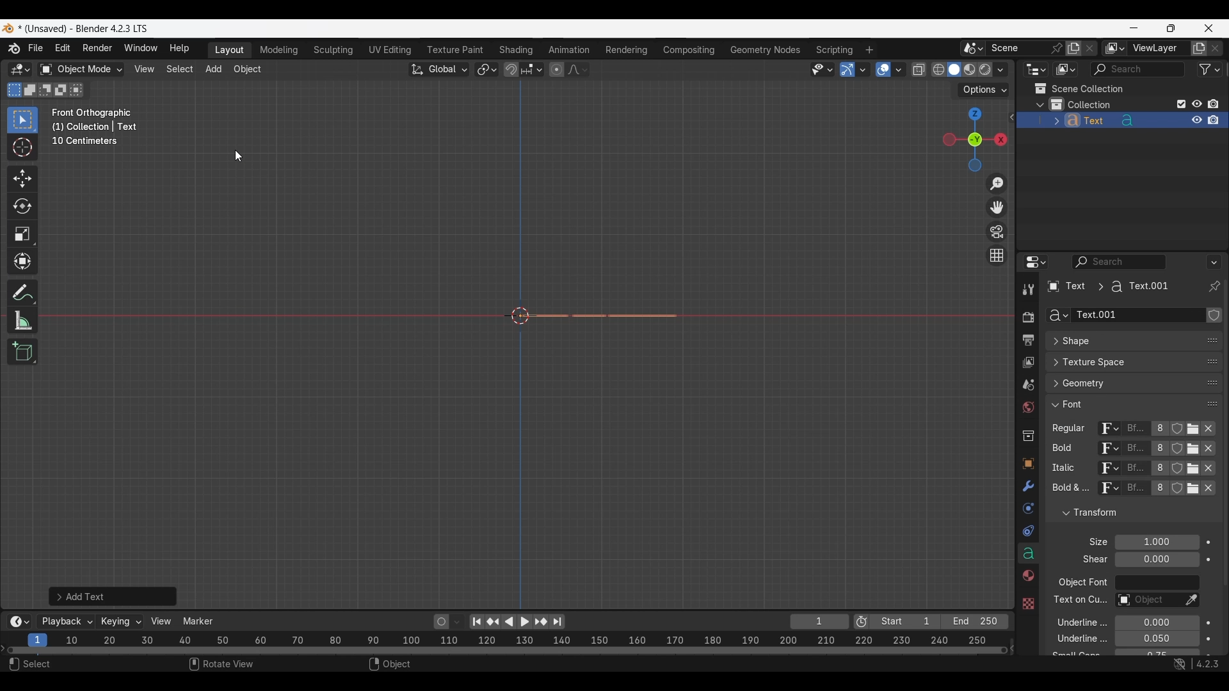 Image resolution: width=1229 pixels, height=691 pixels. What do you see at coordinates (972, 139) in the screenshot?
I see `Click to use a preset viewport` at bounding box center [972, 139].